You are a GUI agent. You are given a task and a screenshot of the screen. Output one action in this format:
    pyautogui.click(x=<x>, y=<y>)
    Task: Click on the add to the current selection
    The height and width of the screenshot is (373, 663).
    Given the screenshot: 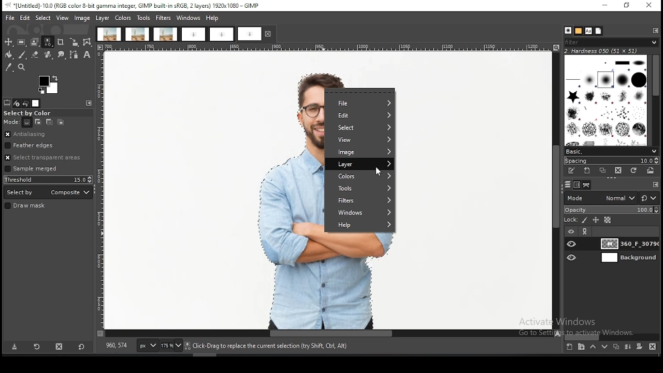 What is the action you would take?
    pyautogui.click(x=37, y=122)
    